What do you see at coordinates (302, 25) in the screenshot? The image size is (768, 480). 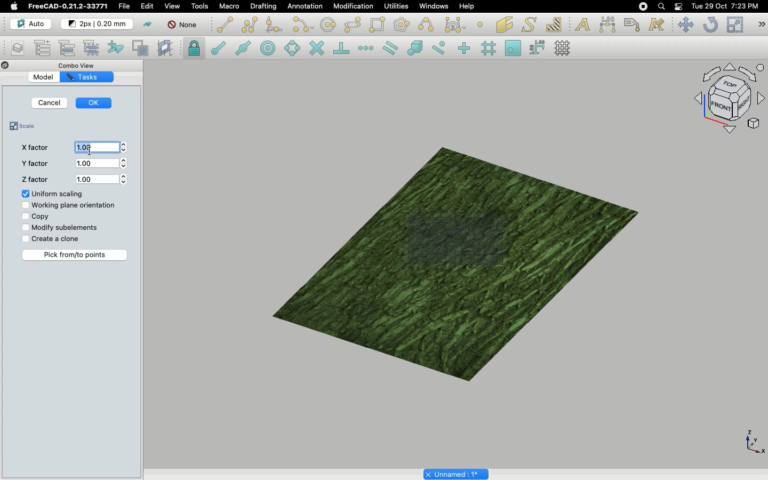 I see `Arc tools` at bounding box center [302, 25].